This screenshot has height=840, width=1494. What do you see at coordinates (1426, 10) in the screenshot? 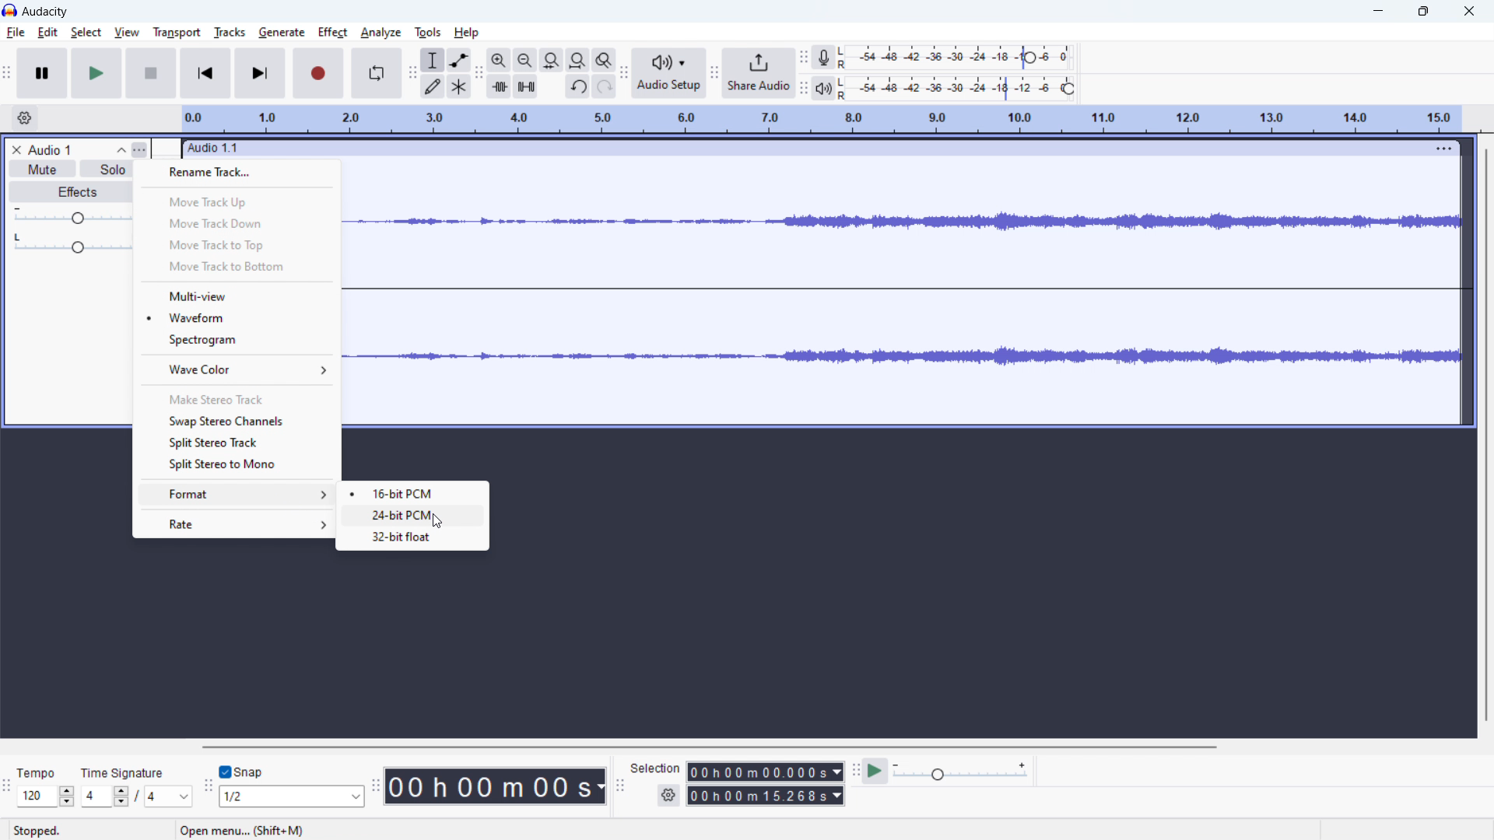
I see `maximize` at bounding box center [1426, 10].